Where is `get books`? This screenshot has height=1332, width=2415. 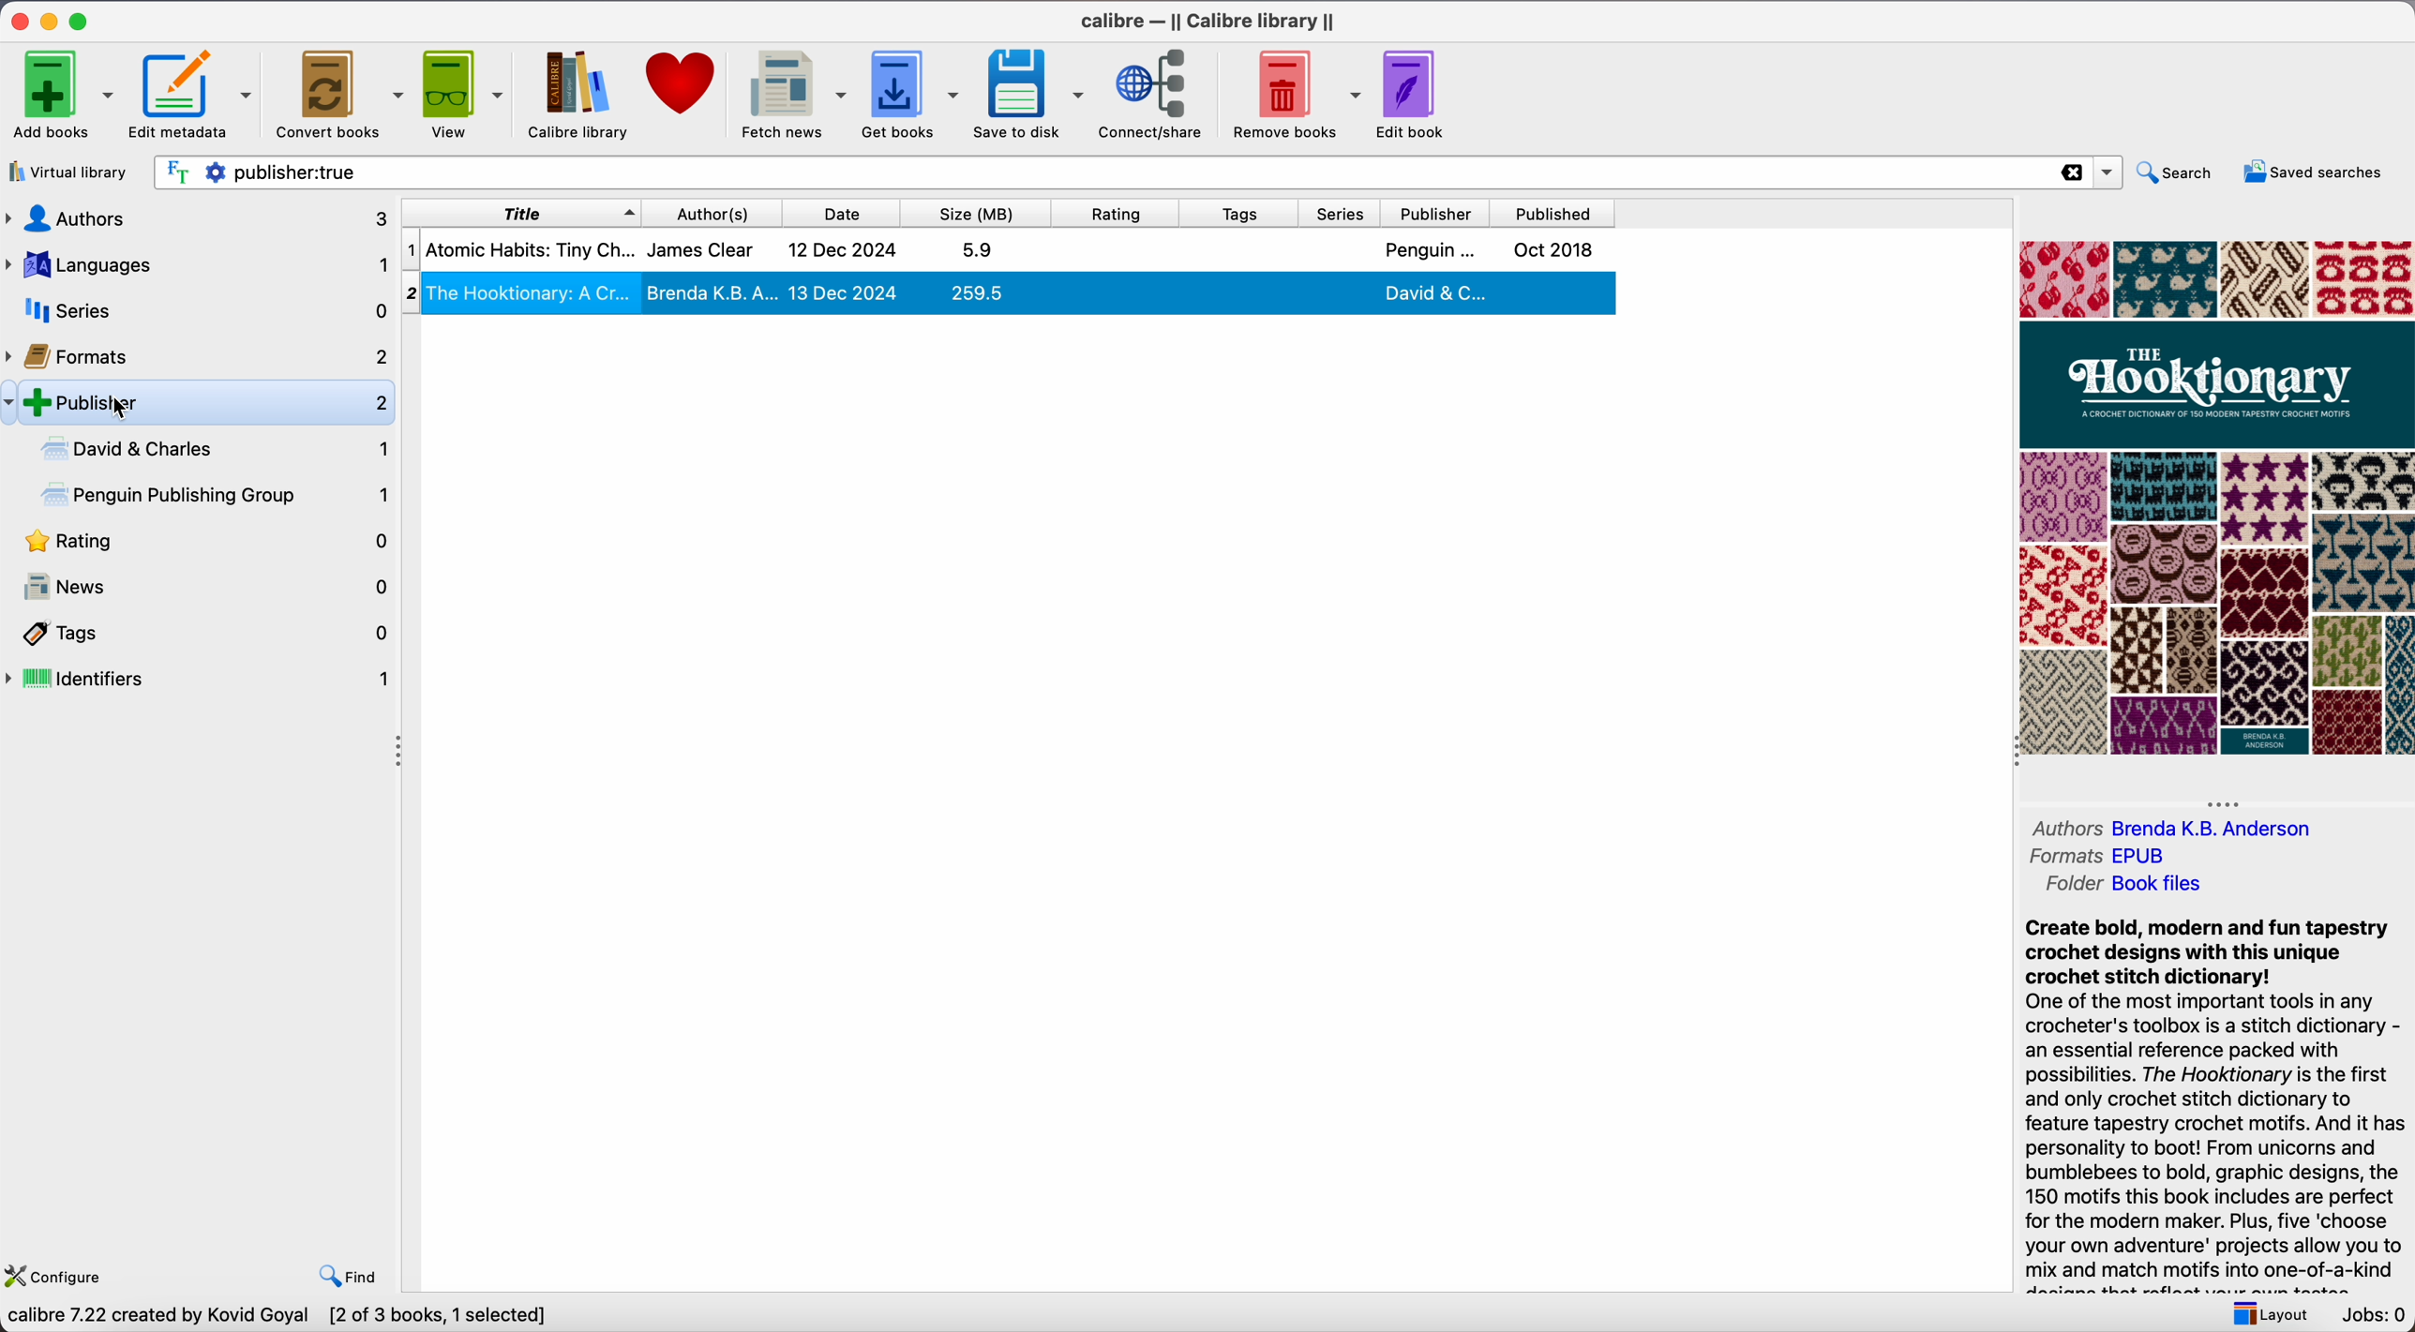 get books is located at coordinates (913, 94).